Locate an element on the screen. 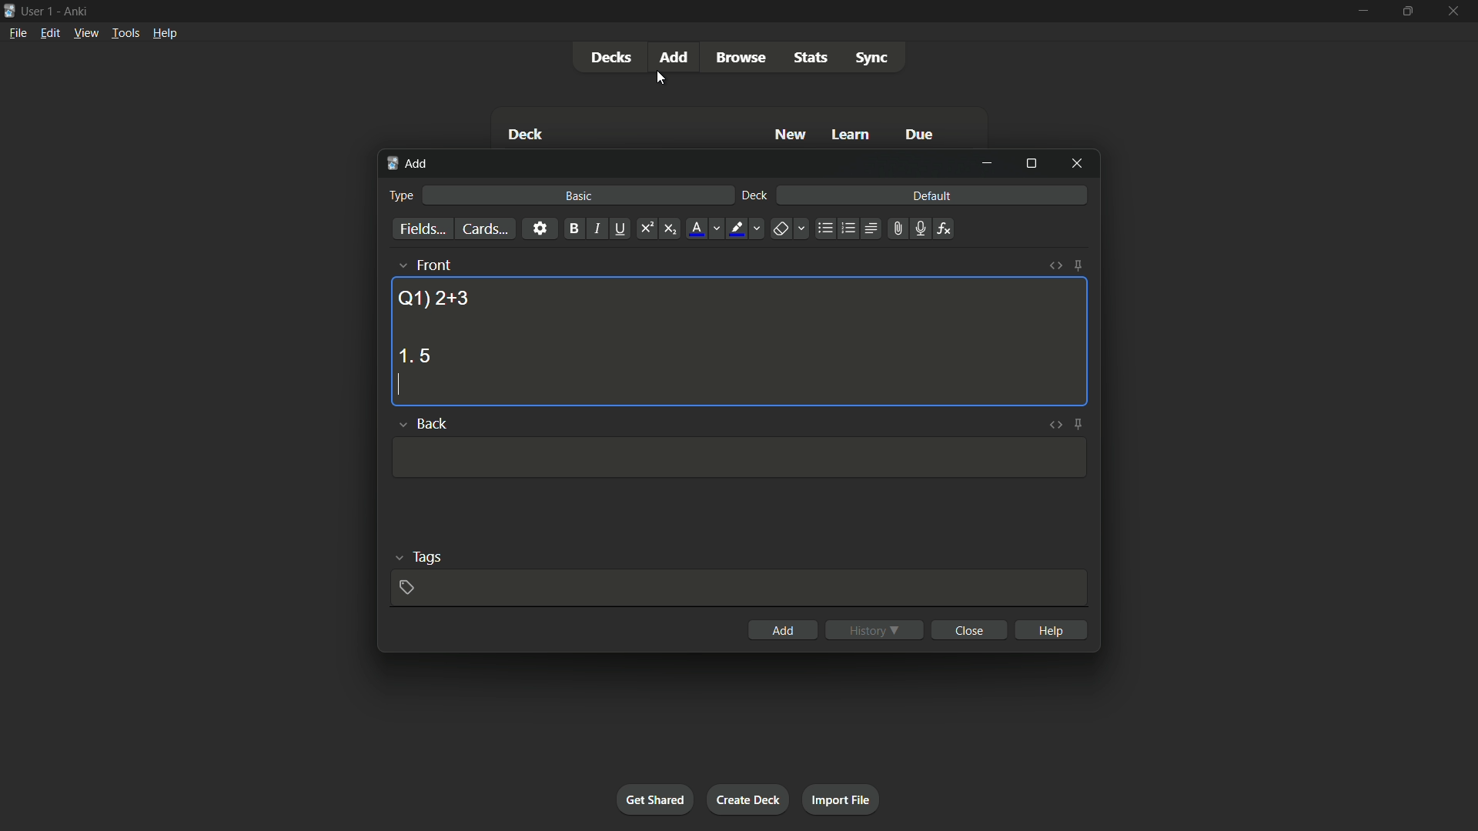  maximize is located at coordinates (1031, 163).